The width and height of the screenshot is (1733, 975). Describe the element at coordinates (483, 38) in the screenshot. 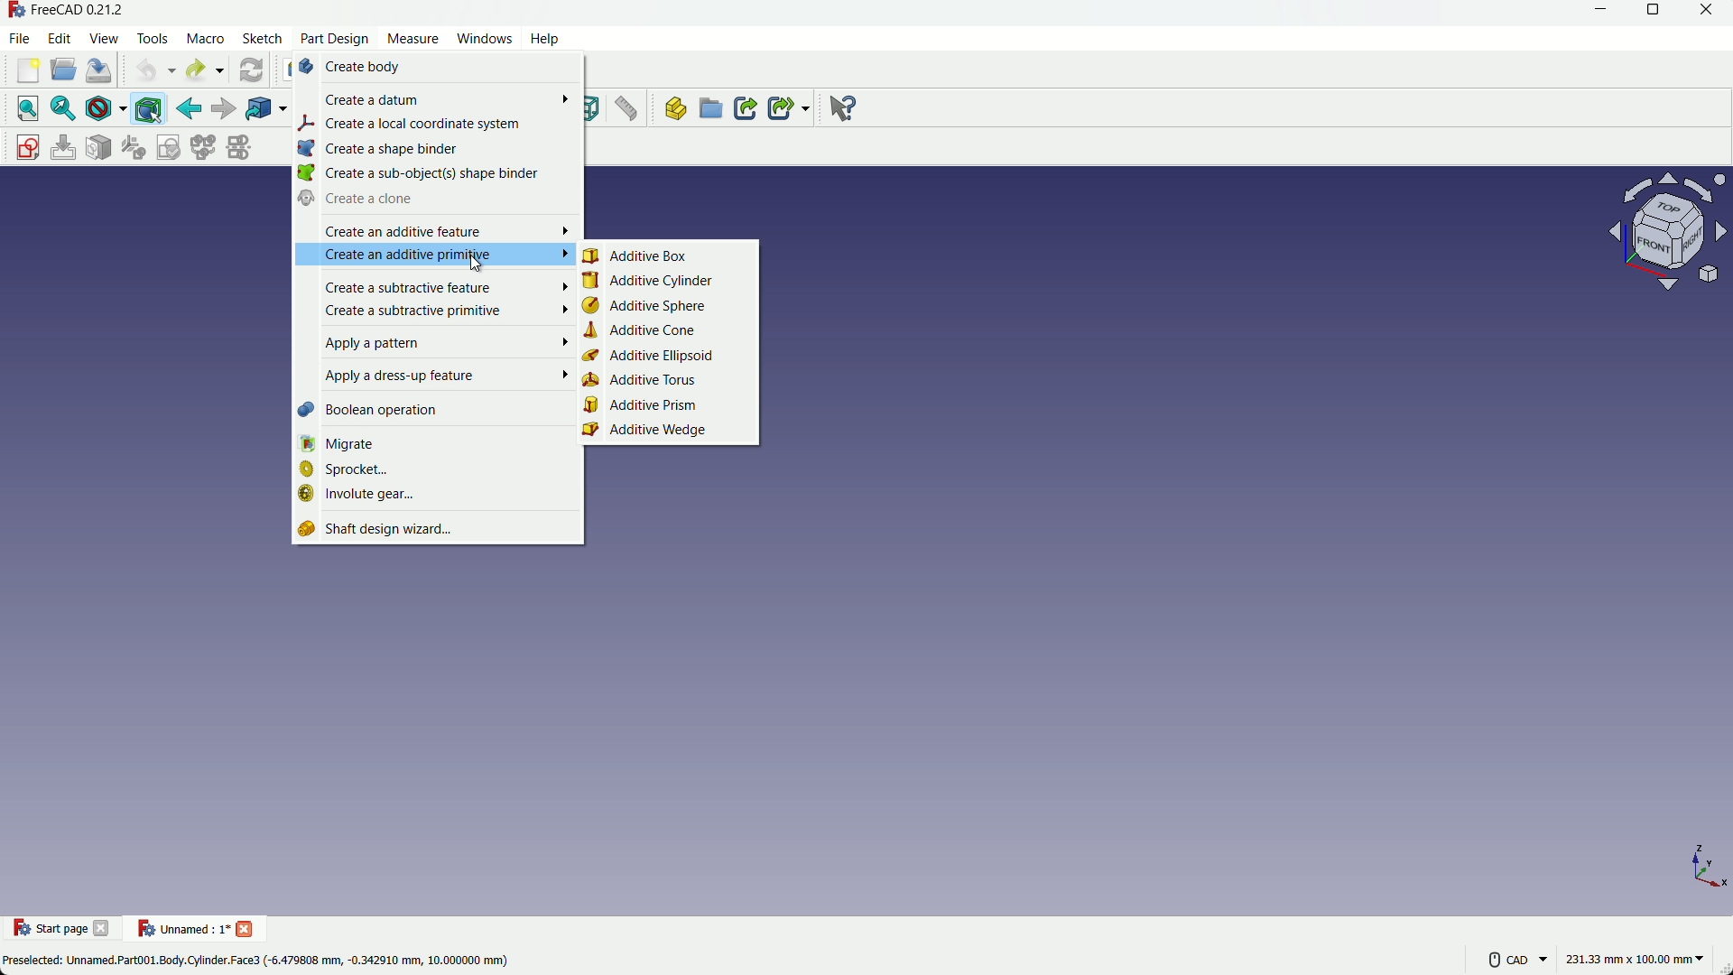

I see `windows menu` at that location.